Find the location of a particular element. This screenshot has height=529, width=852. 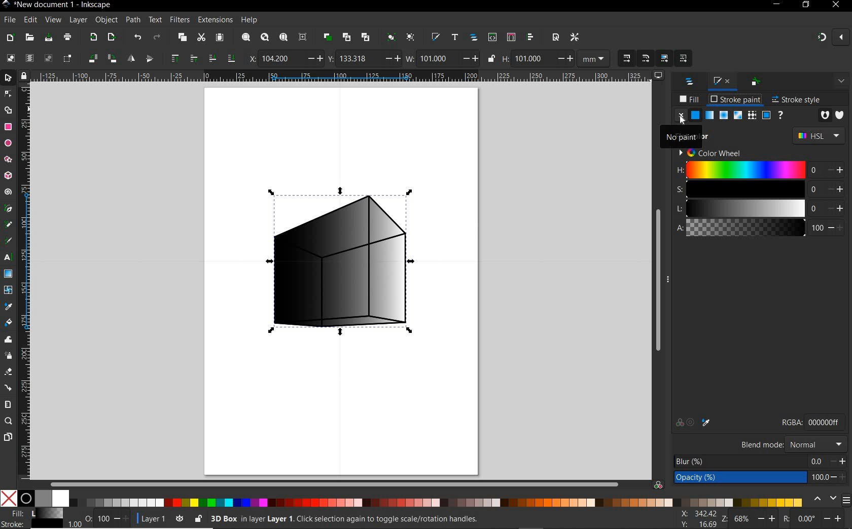

OPEN TEXT is located at coordinates (456, 38).